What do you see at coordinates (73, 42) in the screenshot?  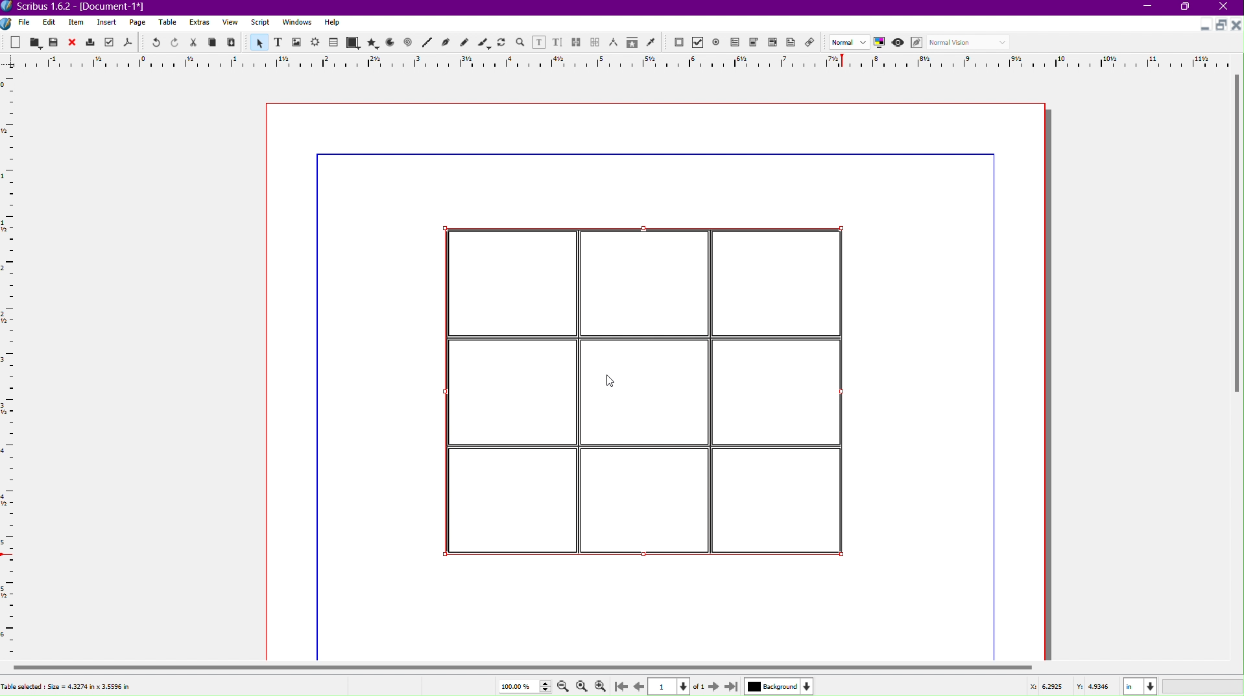 I see `Close` at bounding box center [73, 42].